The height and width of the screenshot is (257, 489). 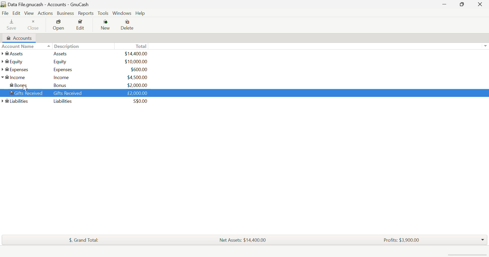 I want to click on Edit, so click(x=17, y=13).